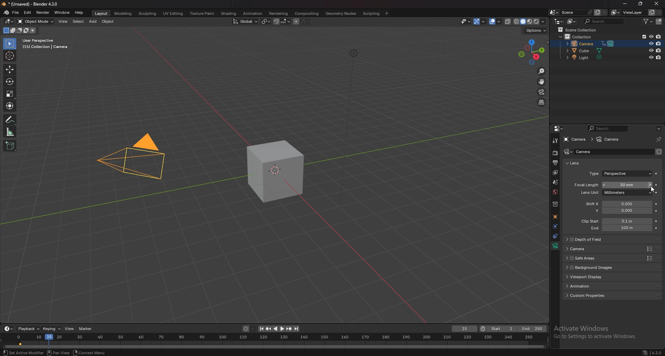  Describe the element at coordinates (615, 193) in the screenshot. I see `lens unit` at that location.